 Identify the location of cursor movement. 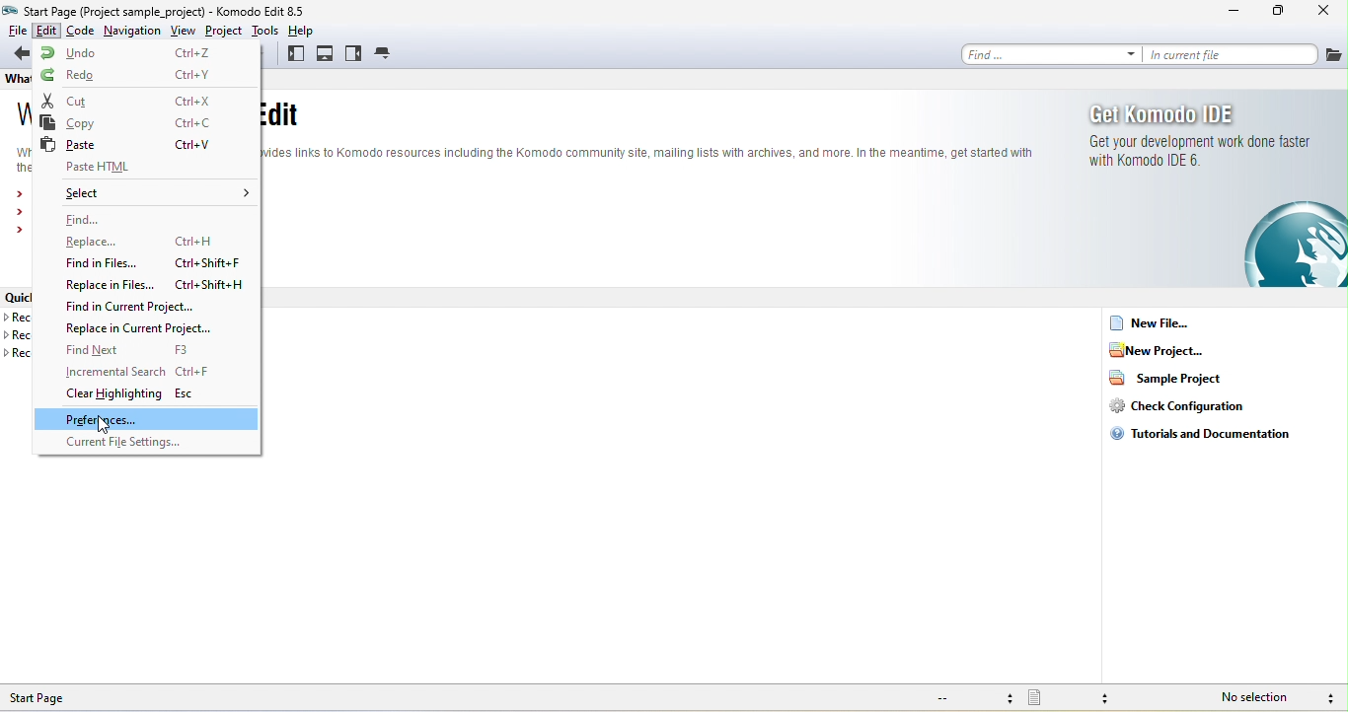
(104, 425).